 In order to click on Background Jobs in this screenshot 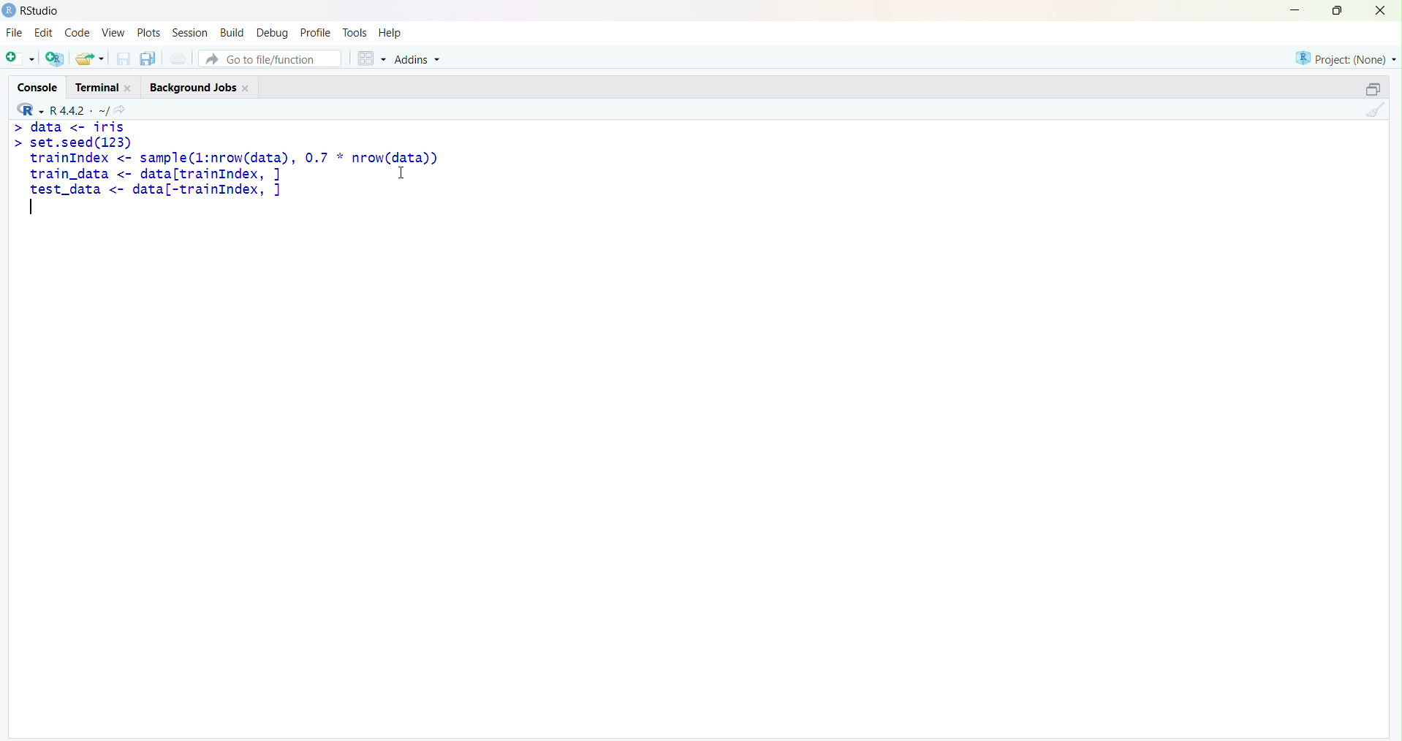, I will do `click(200, 86)`.